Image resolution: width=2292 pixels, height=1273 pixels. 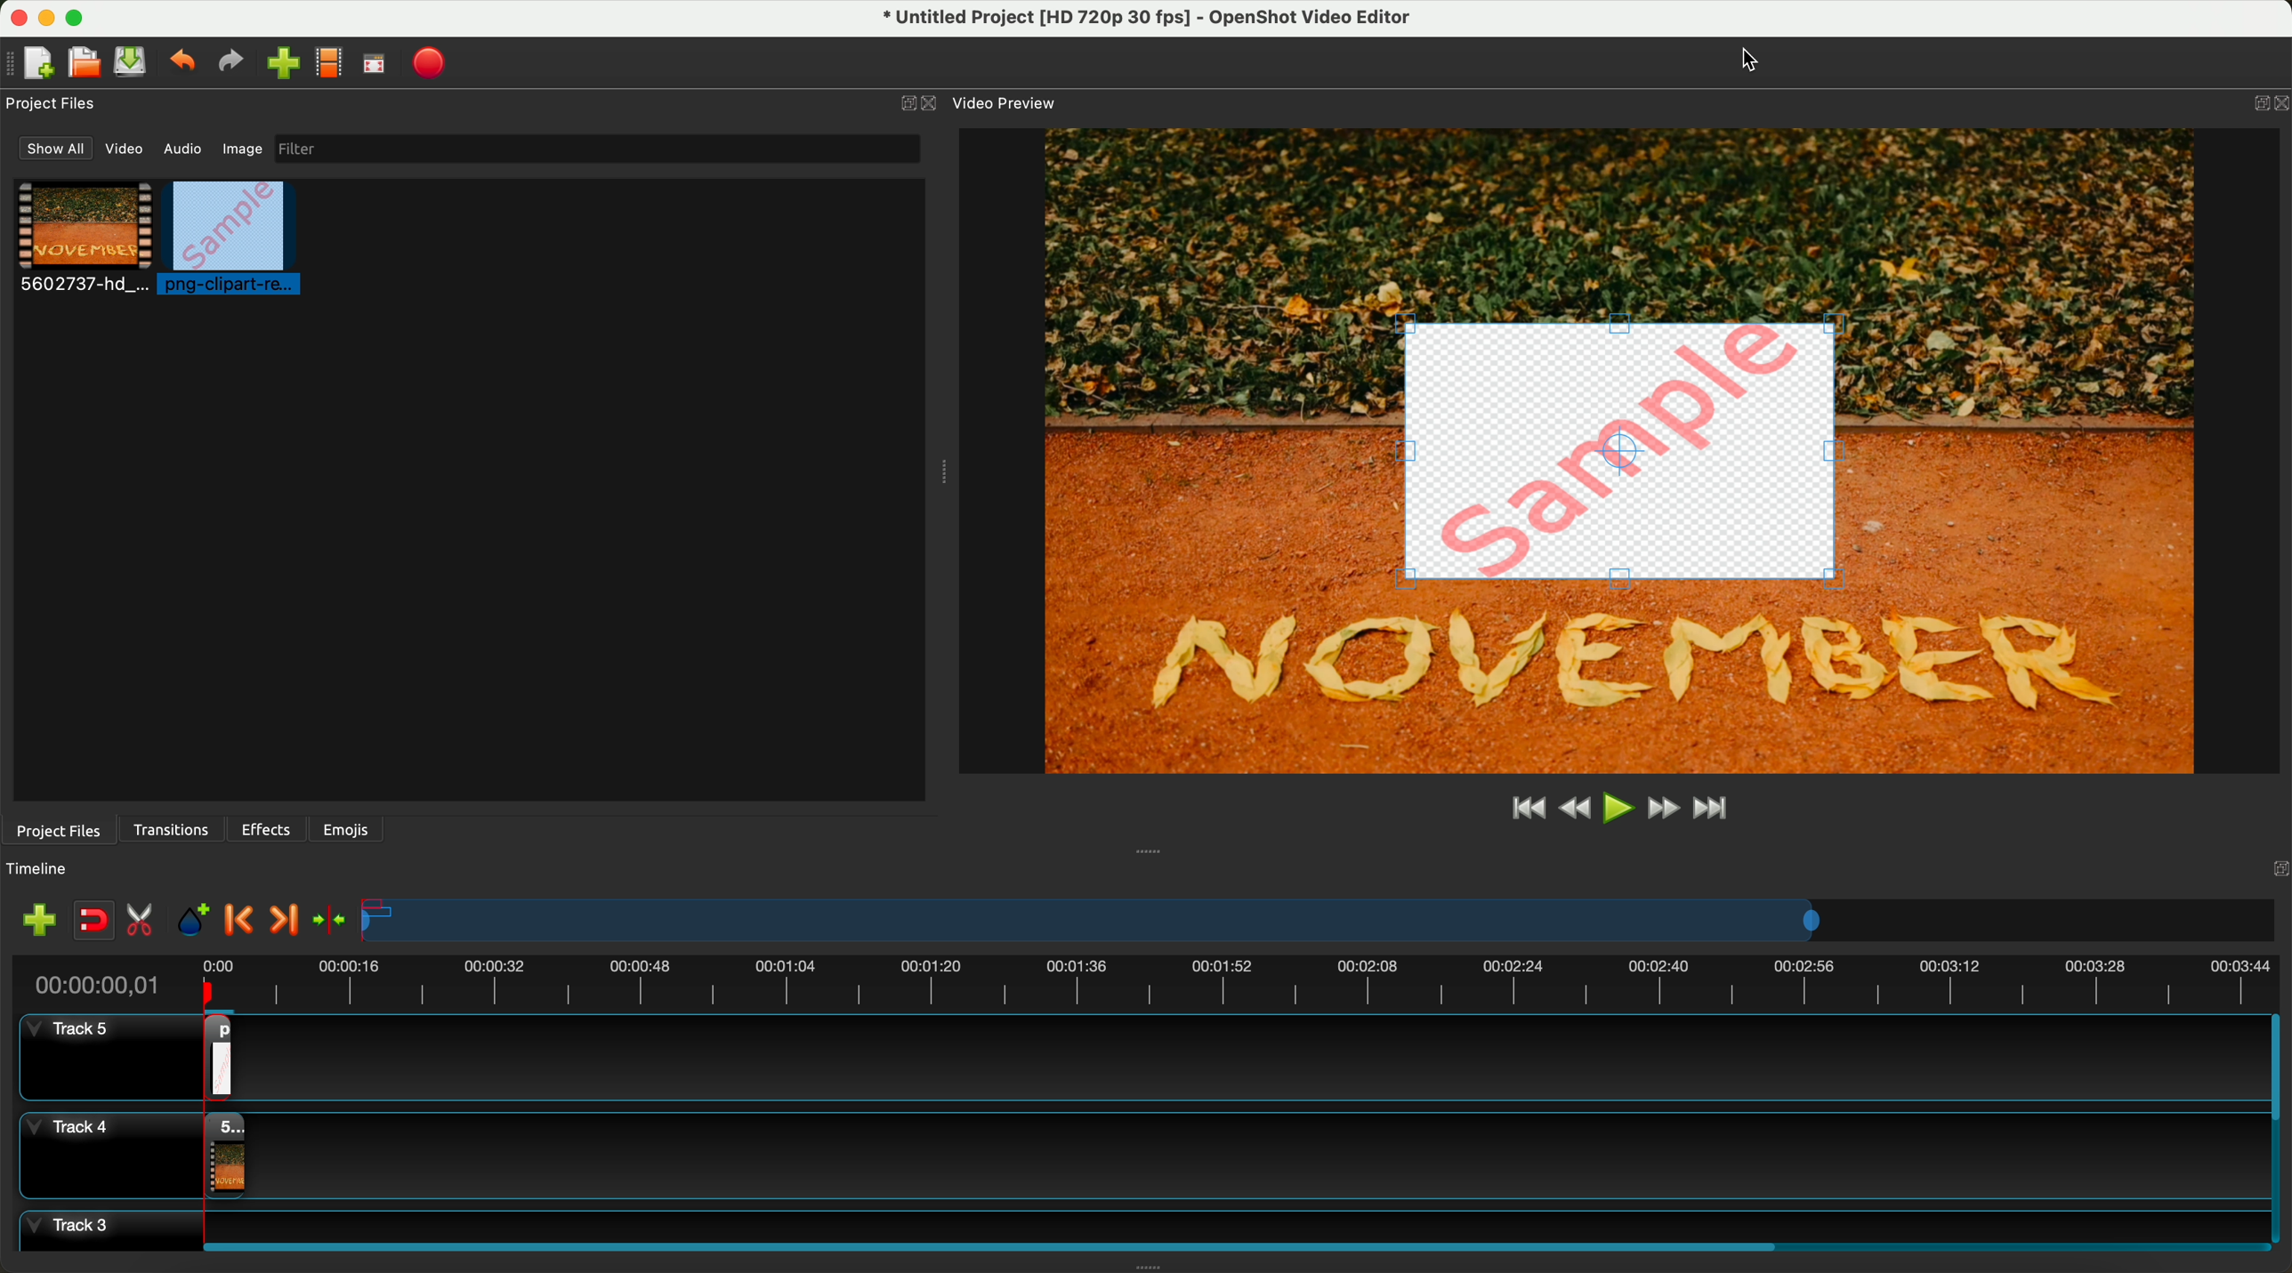 I want to click on import files, so click(x=34, y=919).